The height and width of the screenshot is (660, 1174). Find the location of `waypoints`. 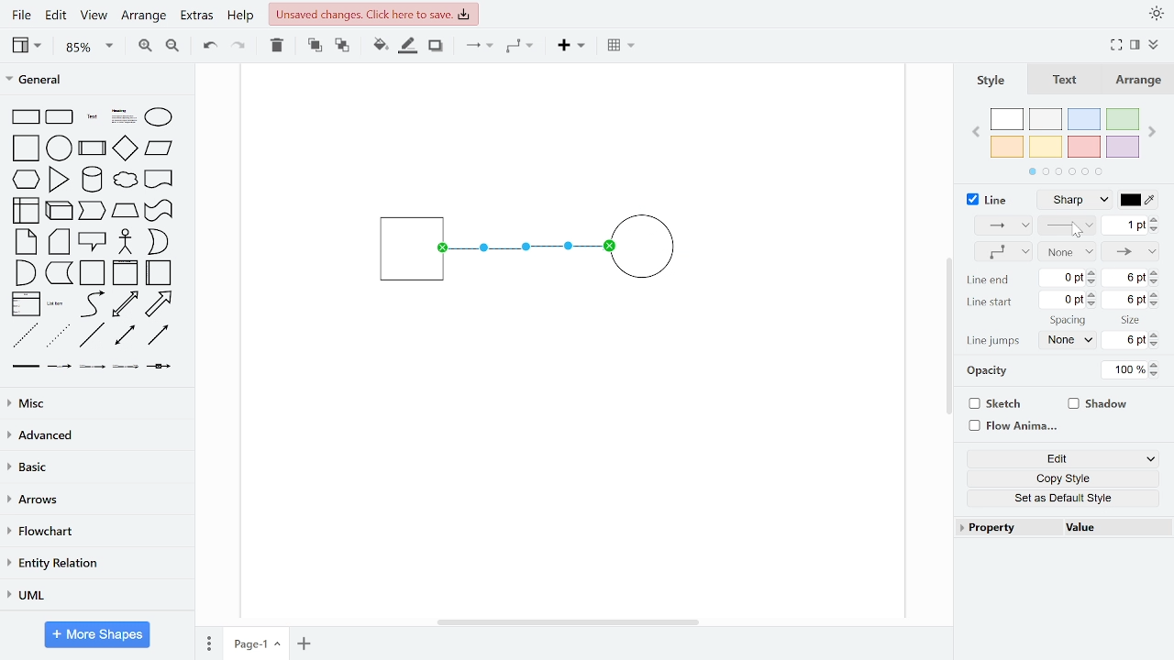

waypoints is located at coordinates (525, 46).